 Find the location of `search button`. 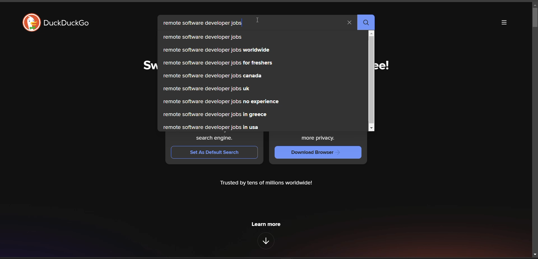

search button is located at coordinates (366, 22).